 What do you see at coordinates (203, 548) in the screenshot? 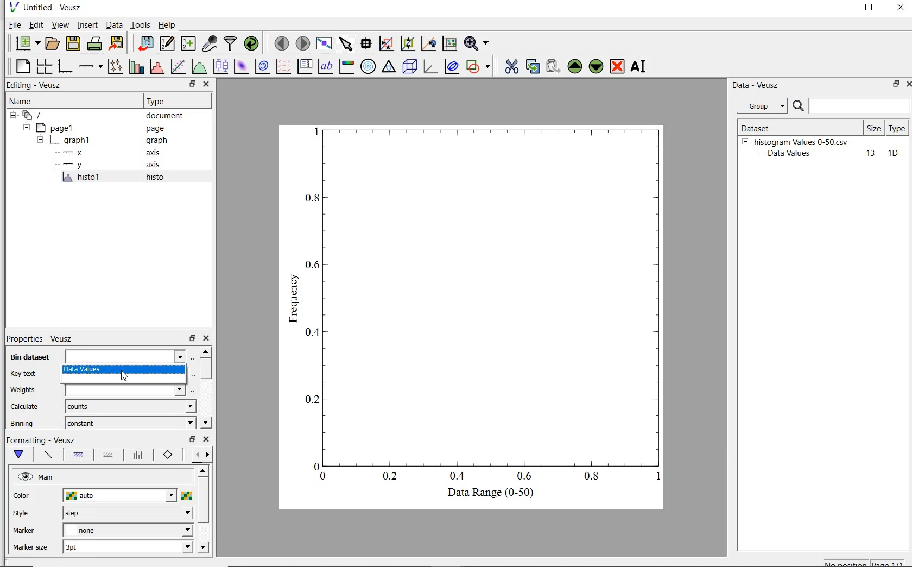
I see `move down` at bounding box center [203, 548].